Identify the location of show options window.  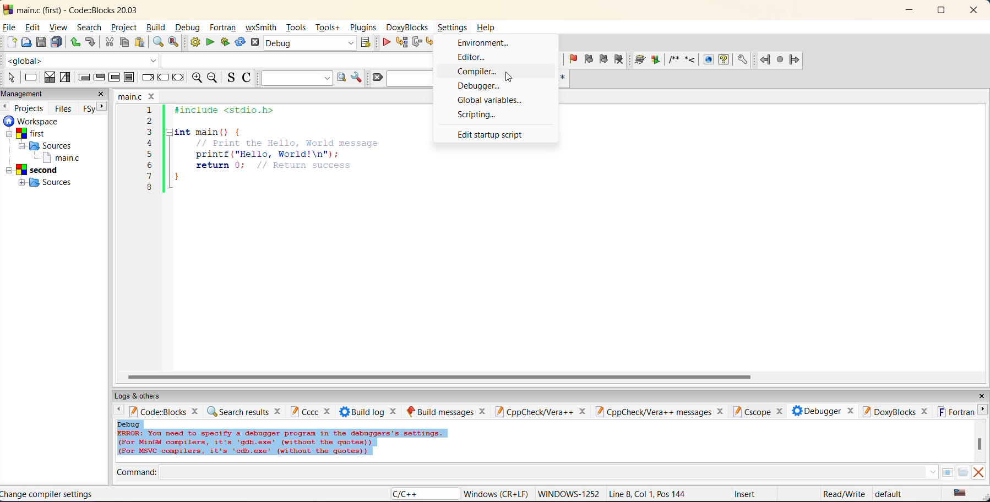
(359, 79).